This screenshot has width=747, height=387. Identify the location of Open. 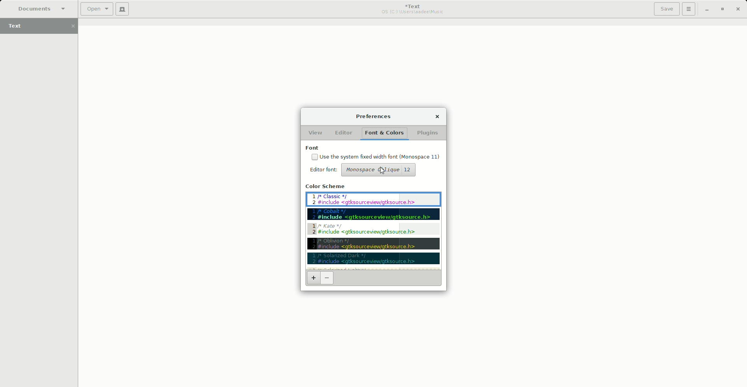
(97, 9).